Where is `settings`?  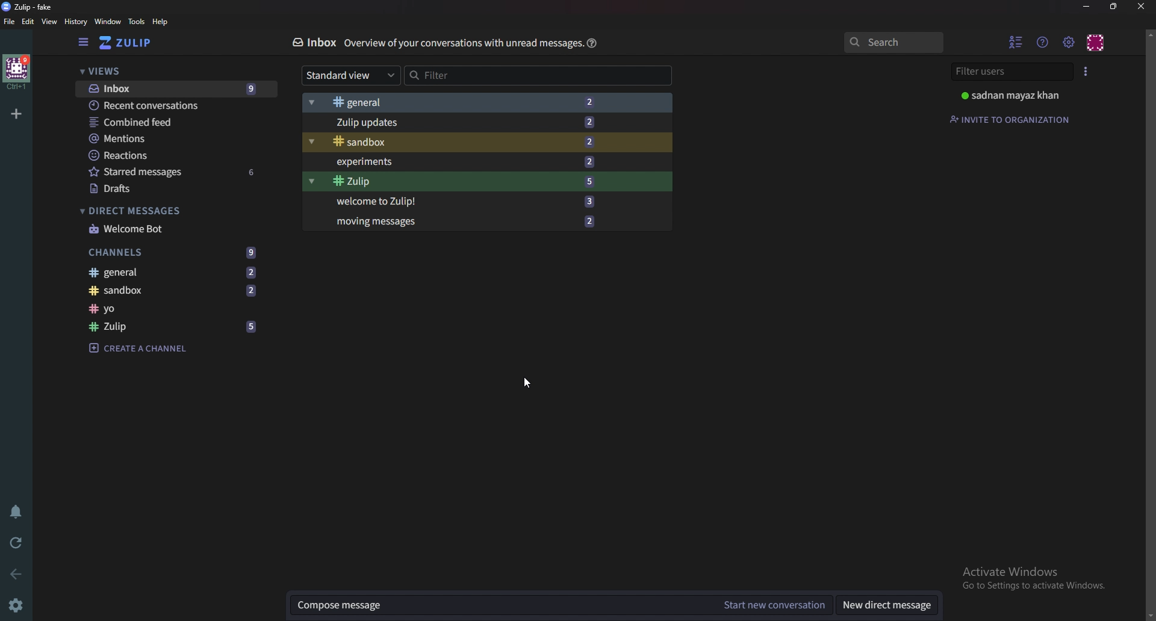 settings is located at coordinates (16, 605).